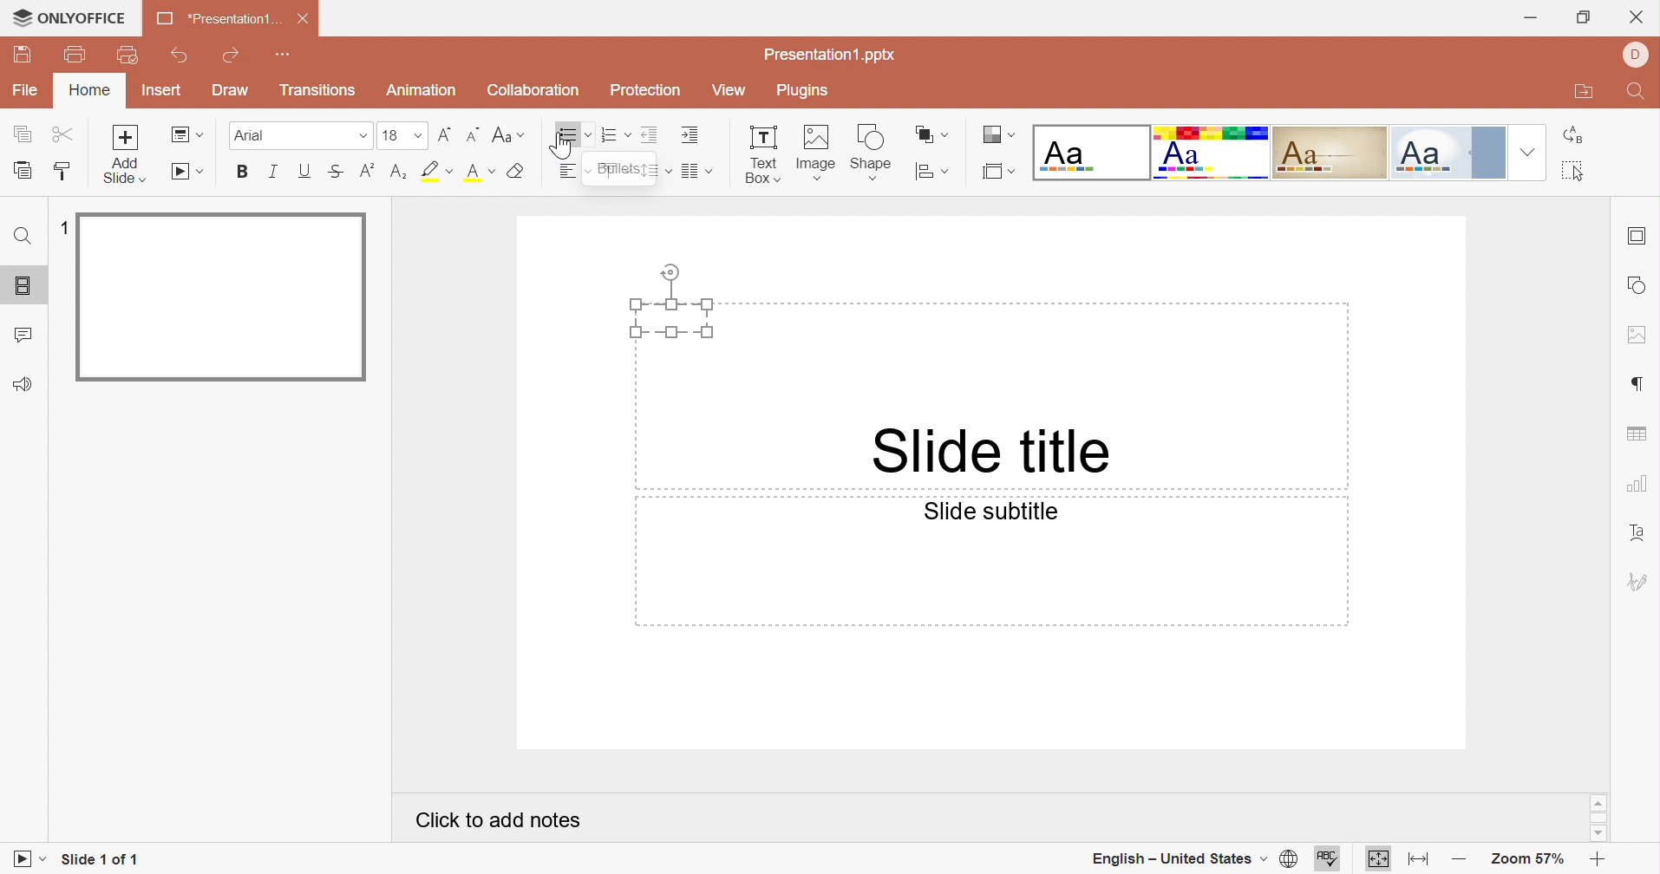 The image size is (1660, 874). What do you see at coordinates (363, 137) in the screenshot?
I see `Drop Down` at bounding box center [363, 137].